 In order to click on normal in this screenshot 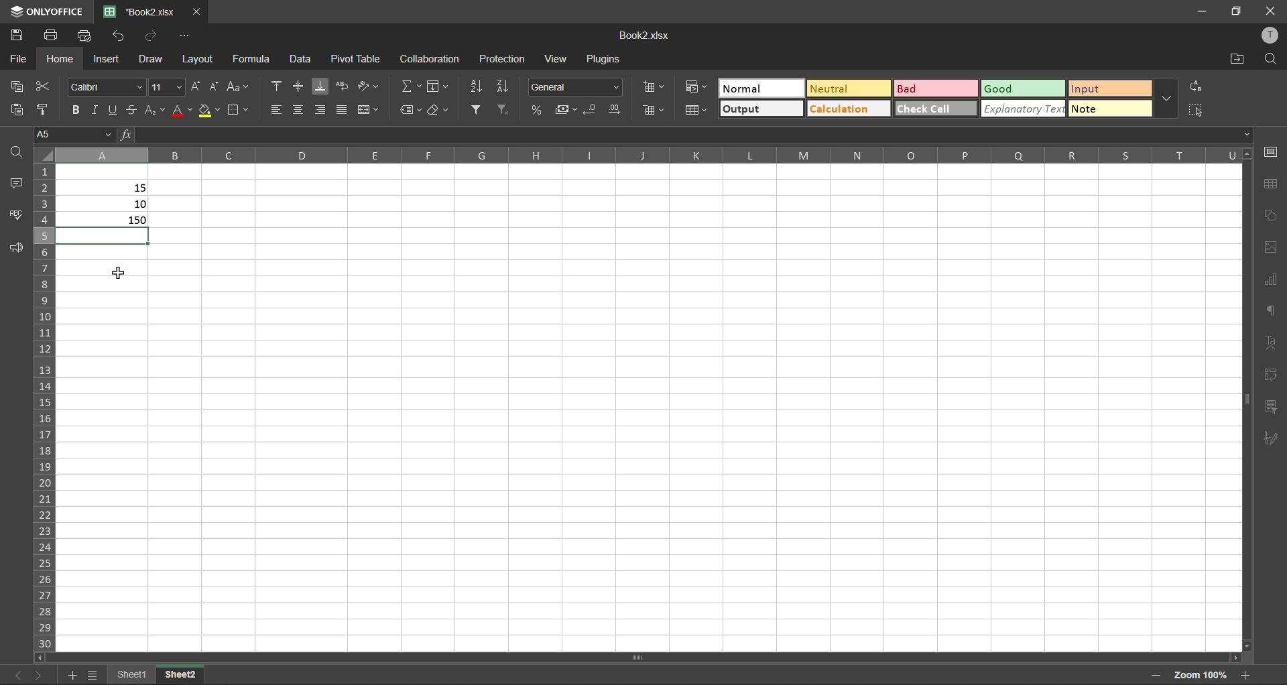, I will do `click(758, 88)`.